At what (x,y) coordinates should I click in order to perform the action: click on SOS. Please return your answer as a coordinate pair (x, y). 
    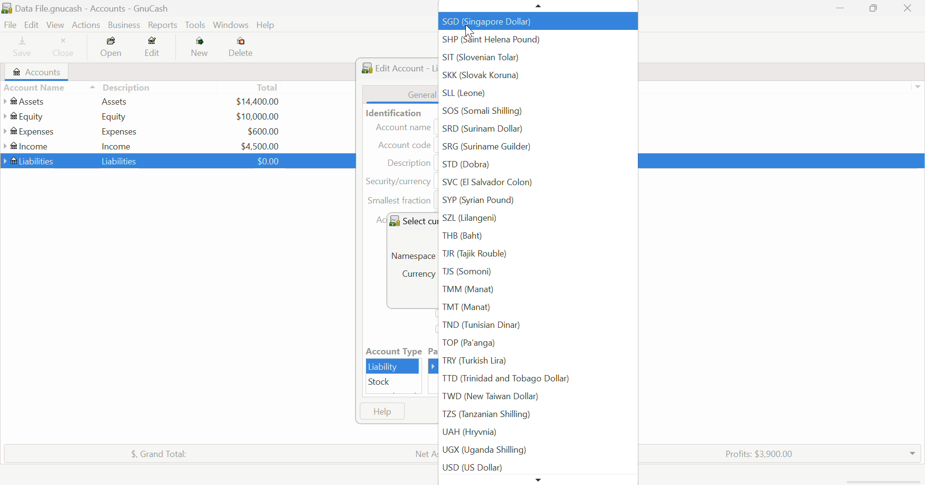
    Looking at the image, I should click on (538, 113).